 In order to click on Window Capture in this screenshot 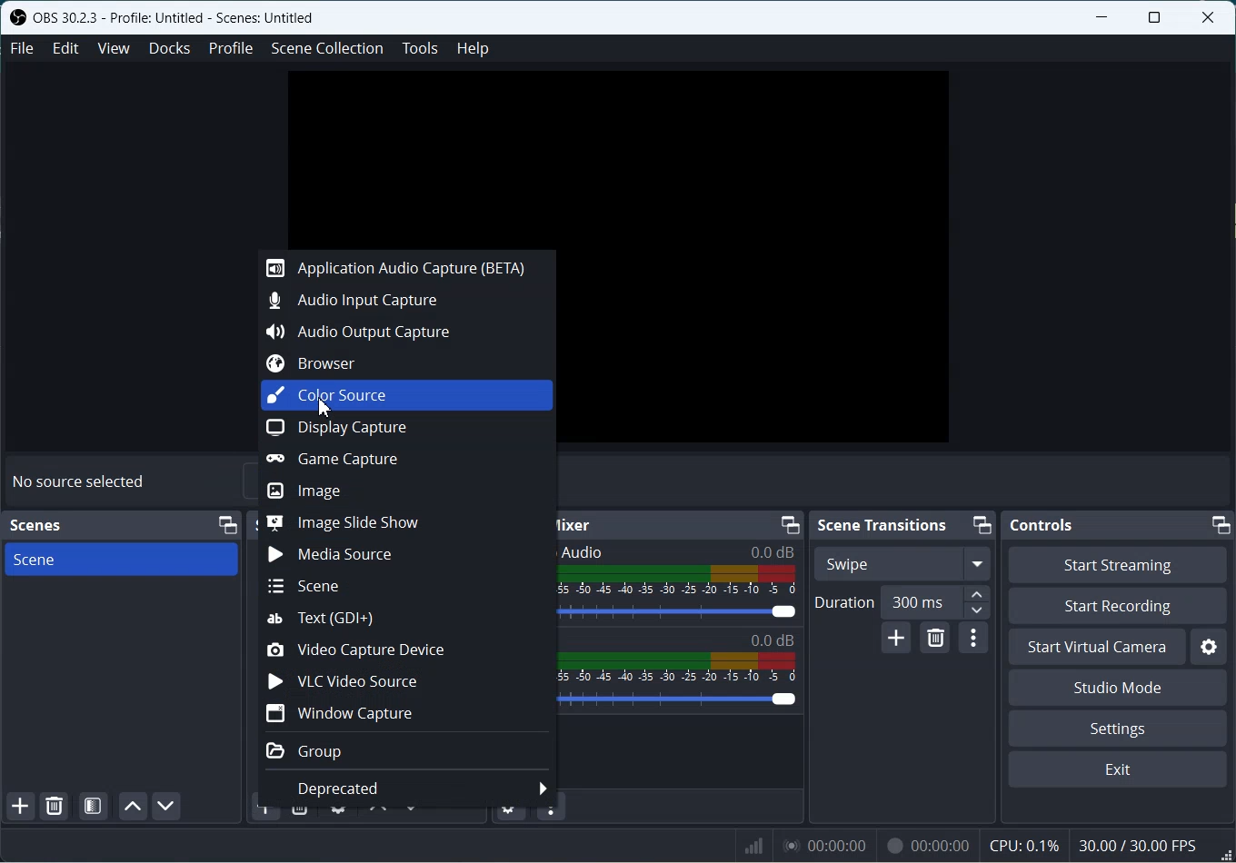, I will do `click(407, 713)`.